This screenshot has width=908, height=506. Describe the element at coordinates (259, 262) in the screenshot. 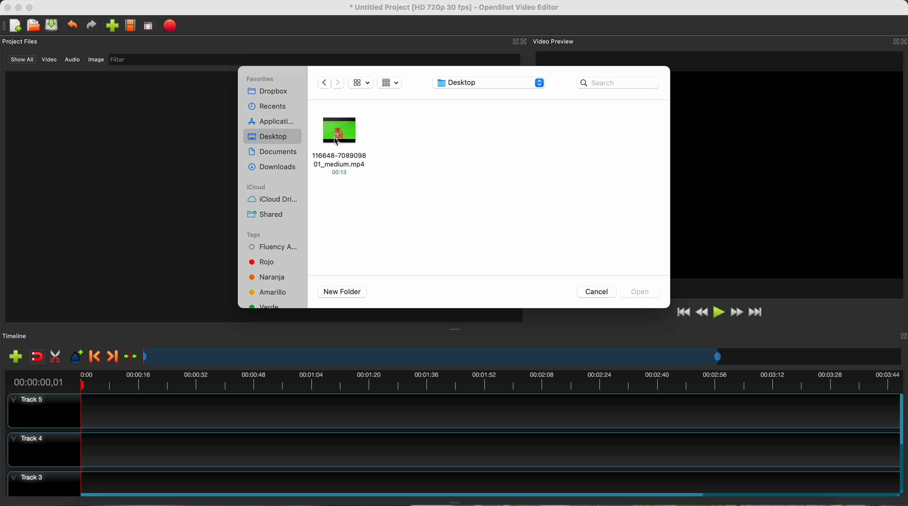

I see `red tag` at that location.